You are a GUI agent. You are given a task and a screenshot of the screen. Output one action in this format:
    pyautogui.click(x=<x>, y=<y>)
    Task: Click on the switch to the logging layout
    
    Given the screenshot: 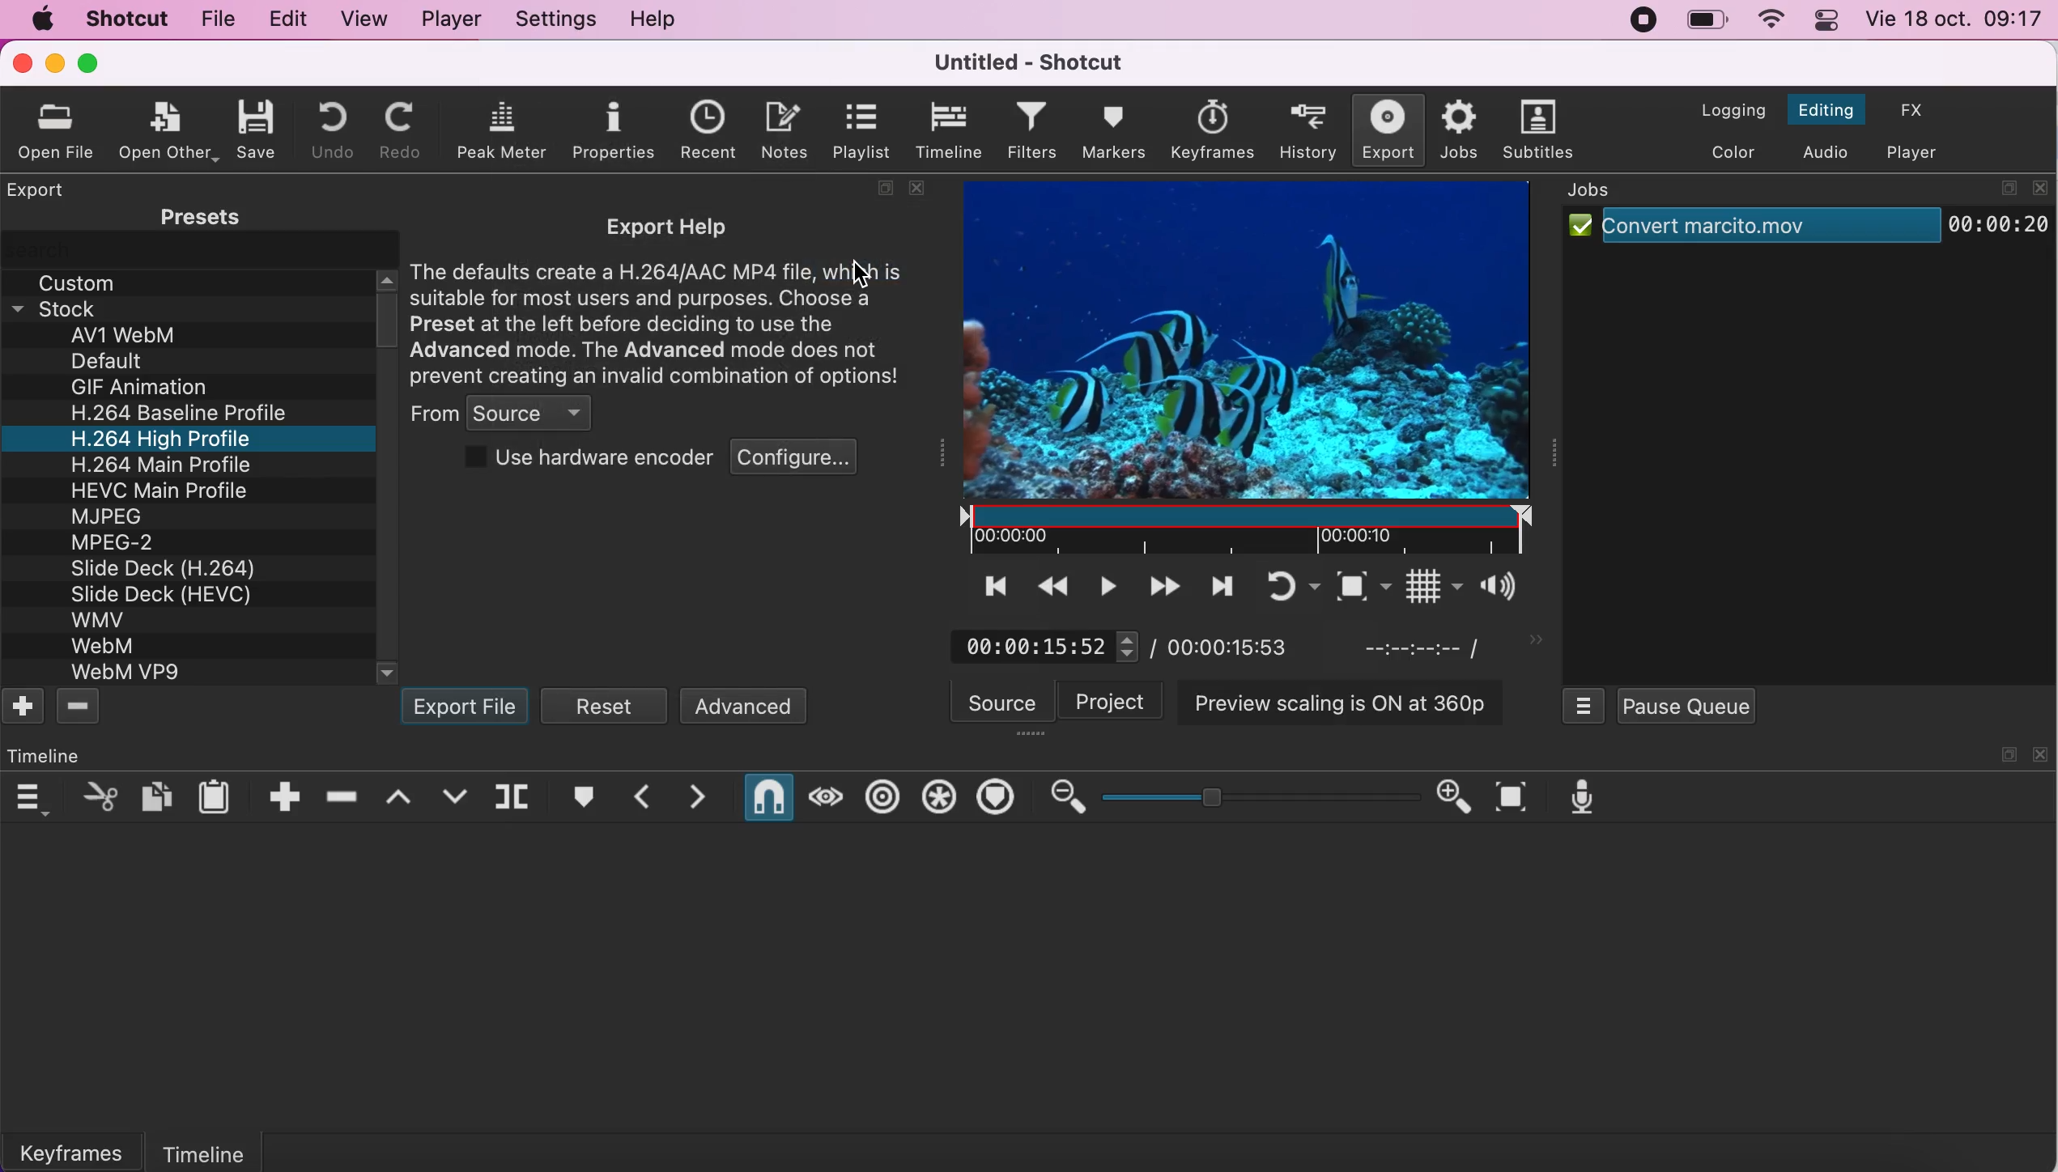 What is the action you would take?
    pyautogui.click(x=1724, y=111)
    